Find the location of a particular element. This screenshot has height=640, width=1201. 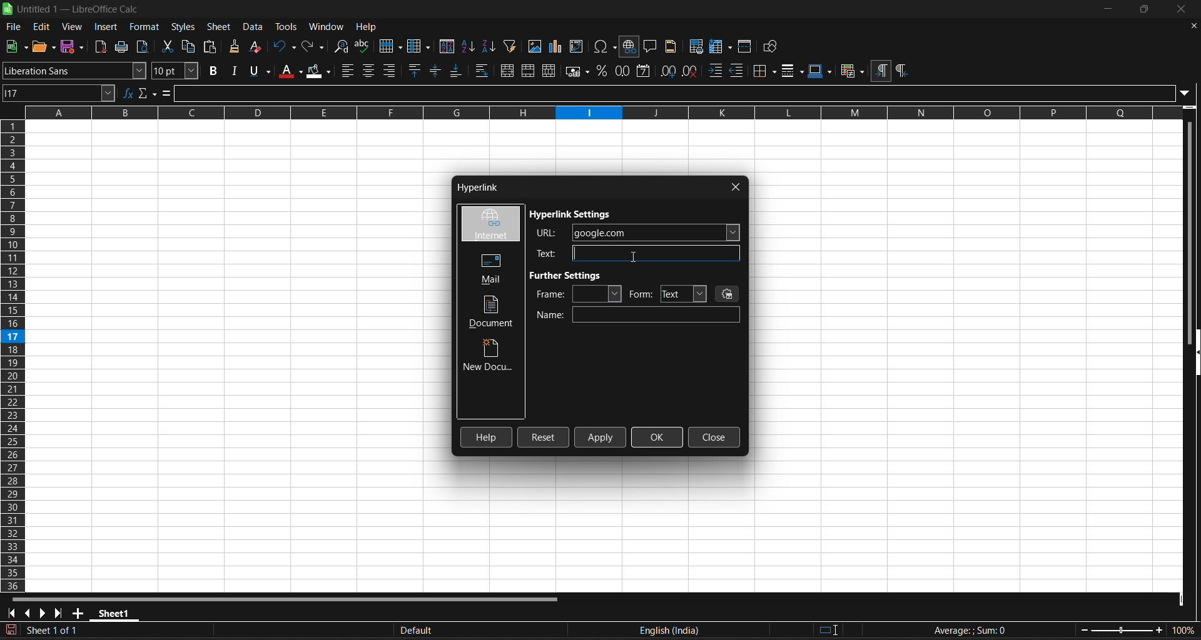

text is located at coordinates (634, 253).